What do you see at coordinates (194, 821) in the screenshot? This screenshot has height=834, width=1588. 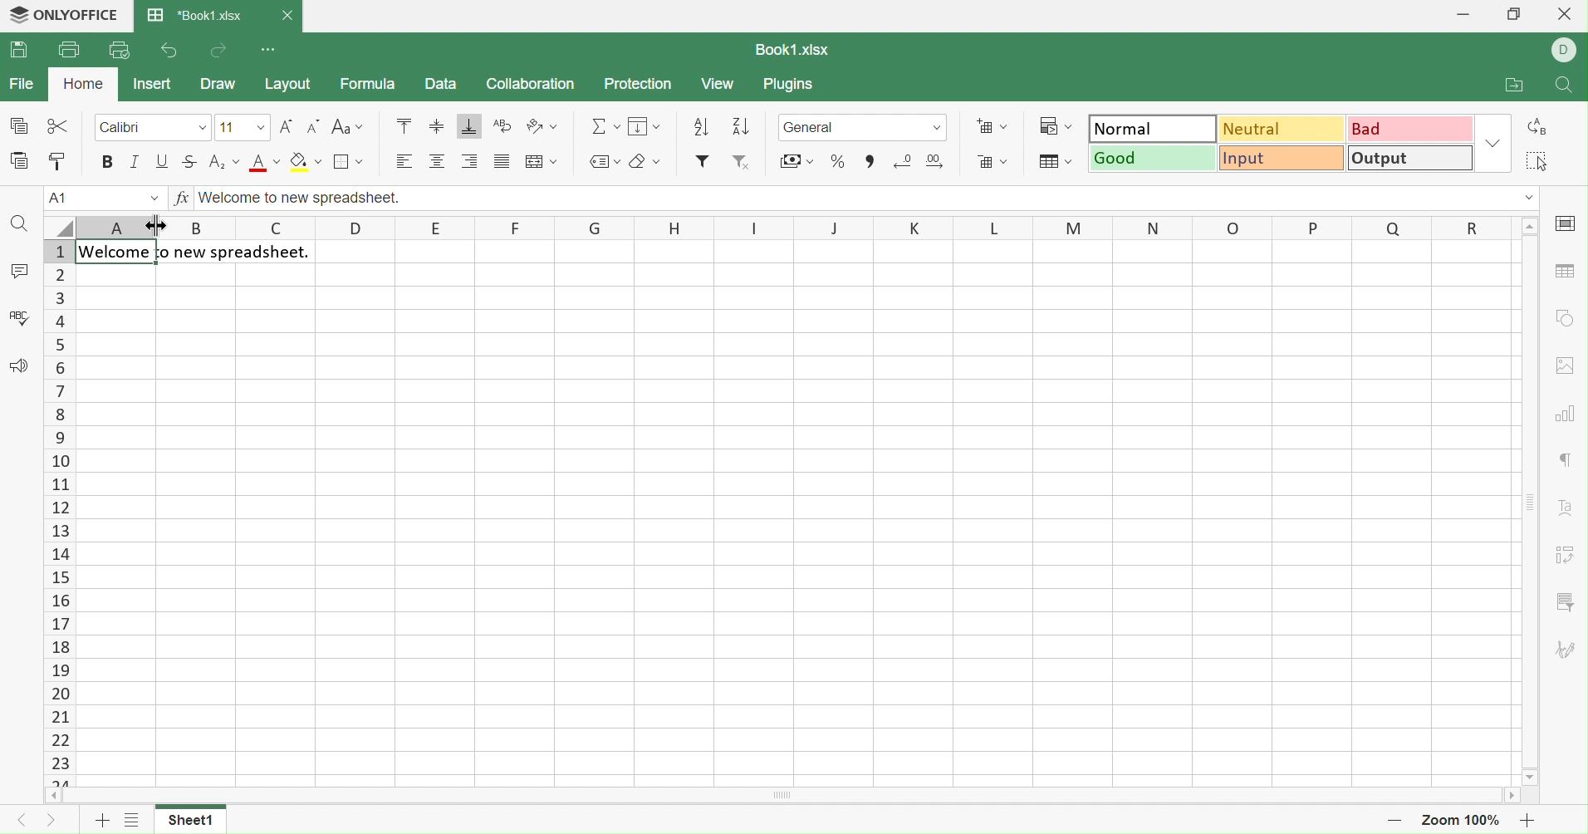 I see `Sheet1` at bounding box center [194, 821].